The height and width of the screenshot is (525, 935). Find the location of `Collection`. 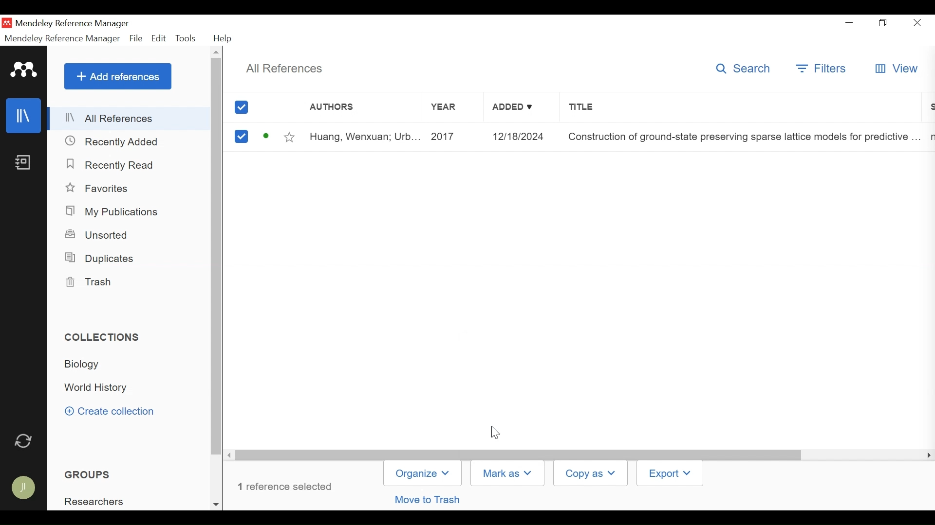

Collection is located at coordinates (95, 388).